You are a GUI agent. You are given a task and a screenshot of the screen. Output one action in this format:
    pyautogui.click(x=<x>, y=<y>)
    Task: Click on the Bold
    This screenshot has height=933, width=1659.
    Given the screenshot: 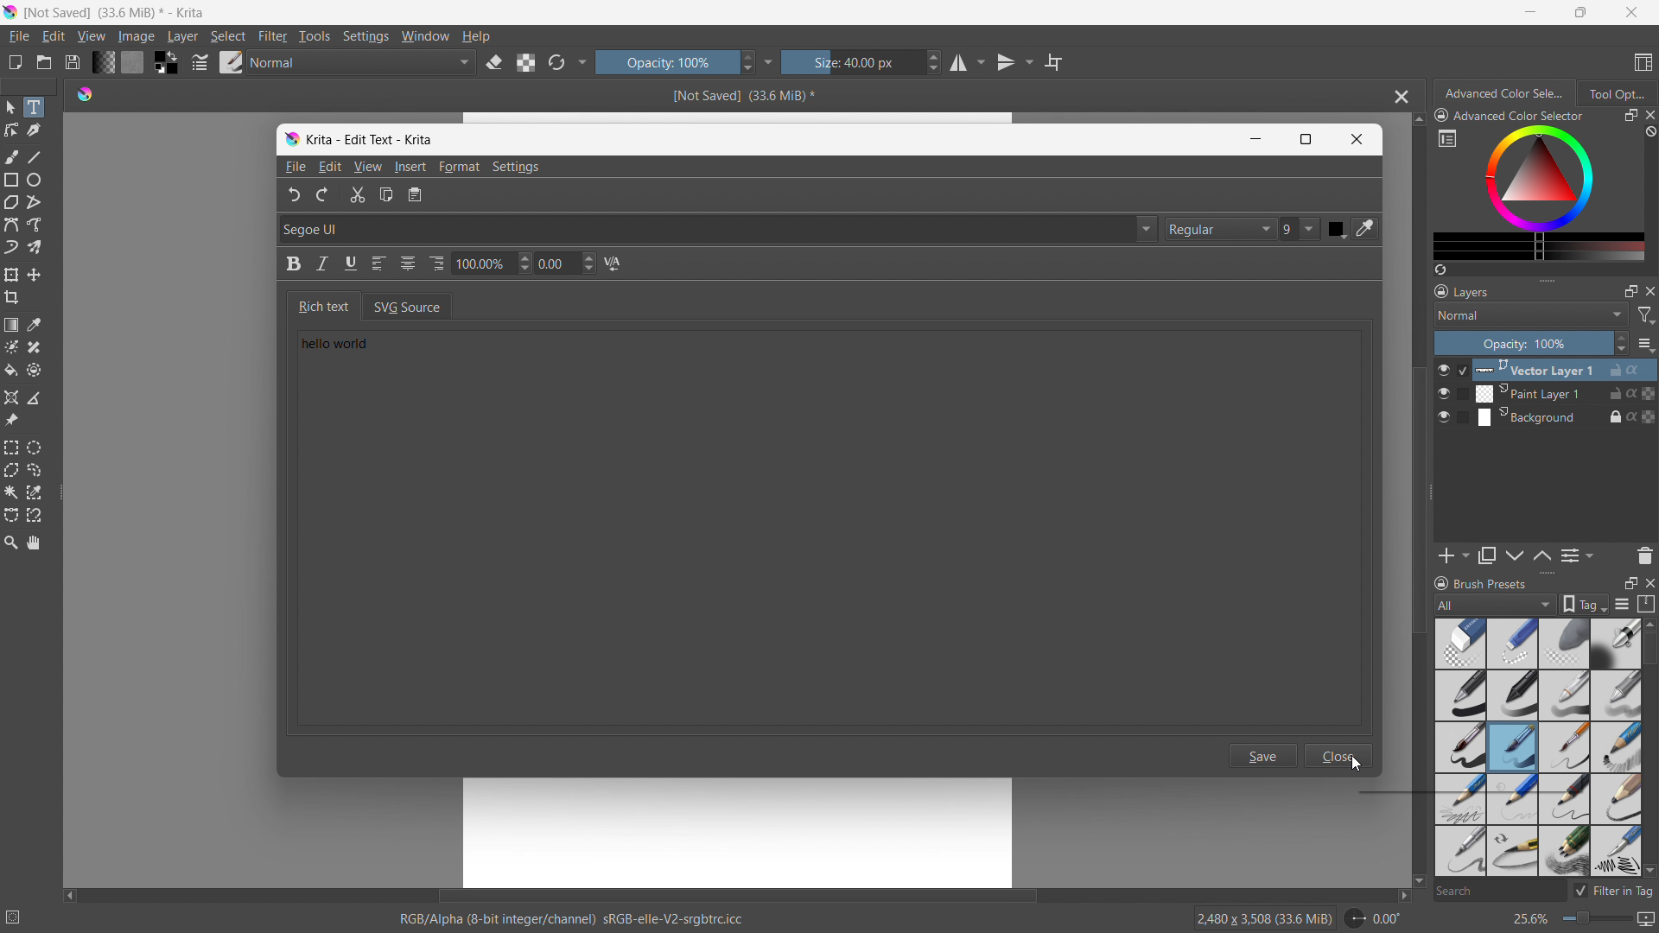 What is the action you would take?
    pyautogui.click(x=288, y=267)
    